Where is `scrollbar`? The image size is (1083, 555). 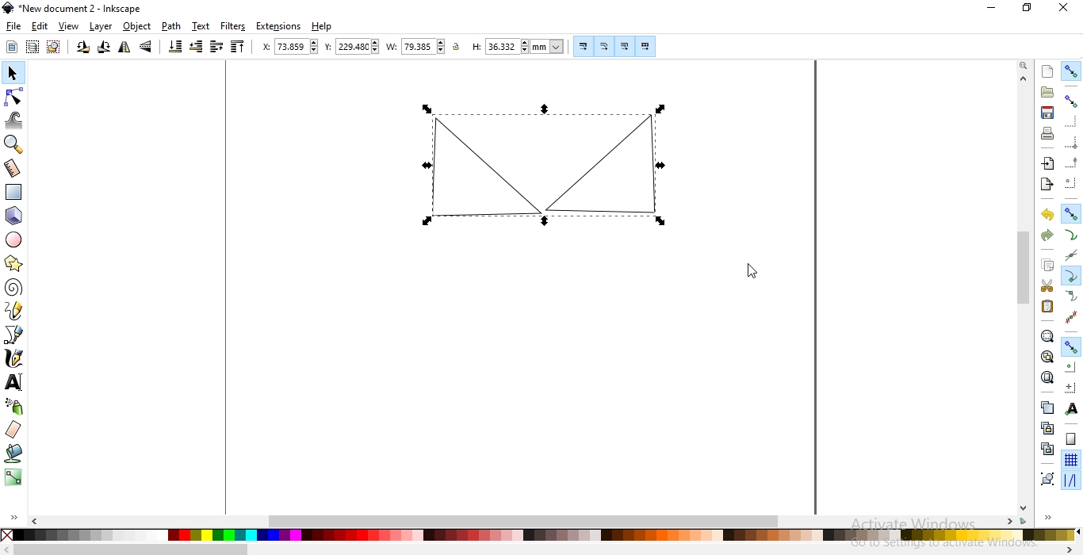
scrollbar is located at coordinates (124, 549).